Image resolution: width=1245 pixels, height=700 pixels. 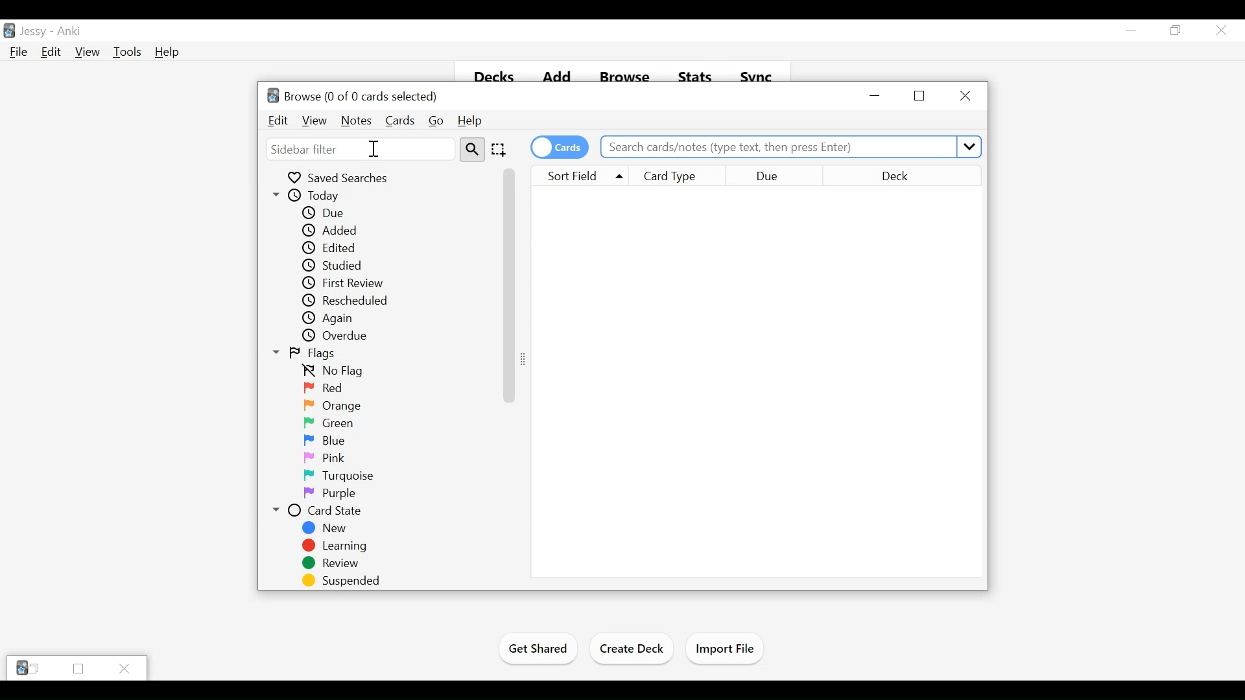 I want to click on Go, so click(x=435, y=121).